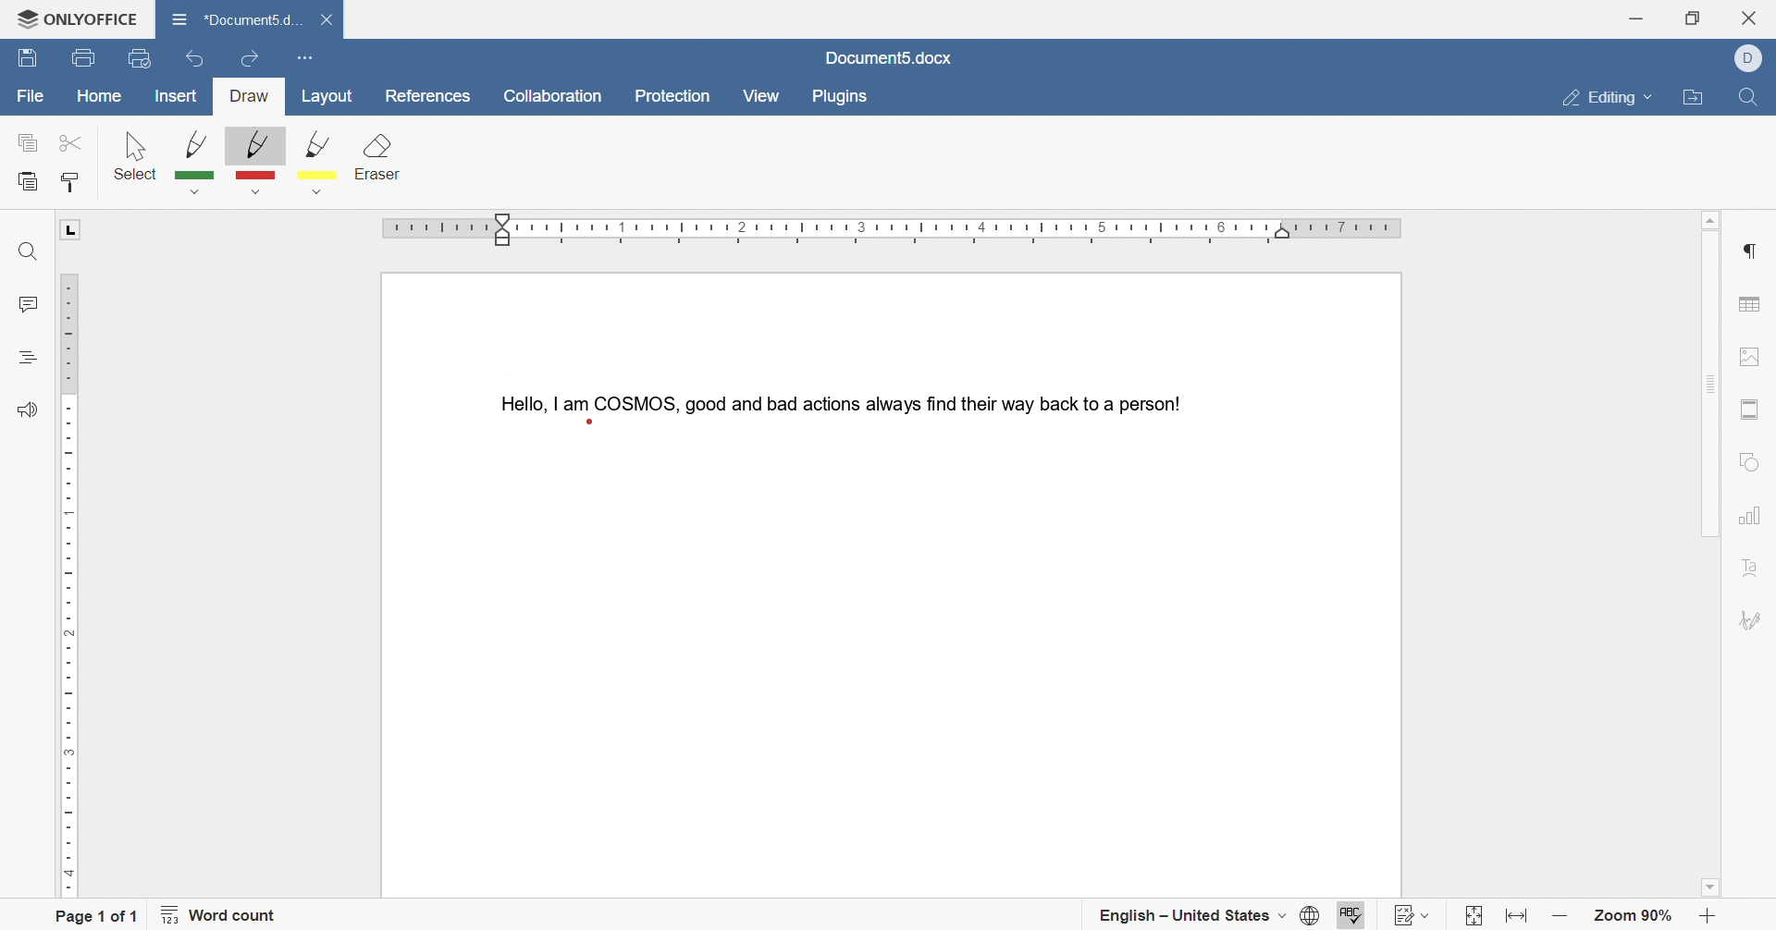 The height and width of the screenshot is (930, 1776). I want to click on comments, so click(26, 305).